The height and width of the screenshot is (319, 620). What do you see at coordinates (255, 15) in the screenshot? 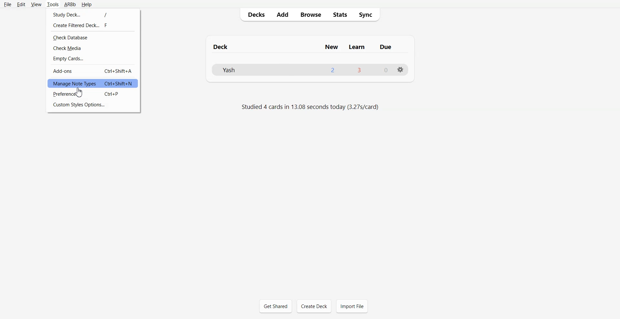
I see `Decks` at bounding box center [255, 15].